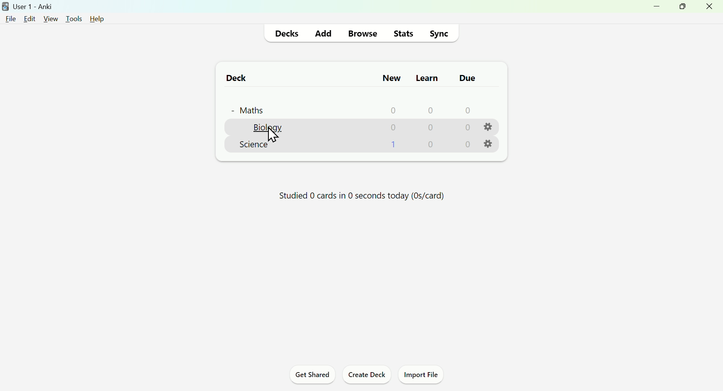 The image size is (723, 391). Describe the element at coordinates (404, 33) in the screenshot. I see `Stats` at that location.